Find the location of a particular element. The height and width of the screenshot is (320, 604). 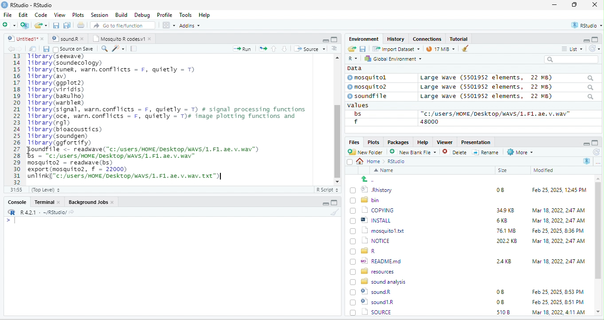

sort is located at coordinates (334, 48).